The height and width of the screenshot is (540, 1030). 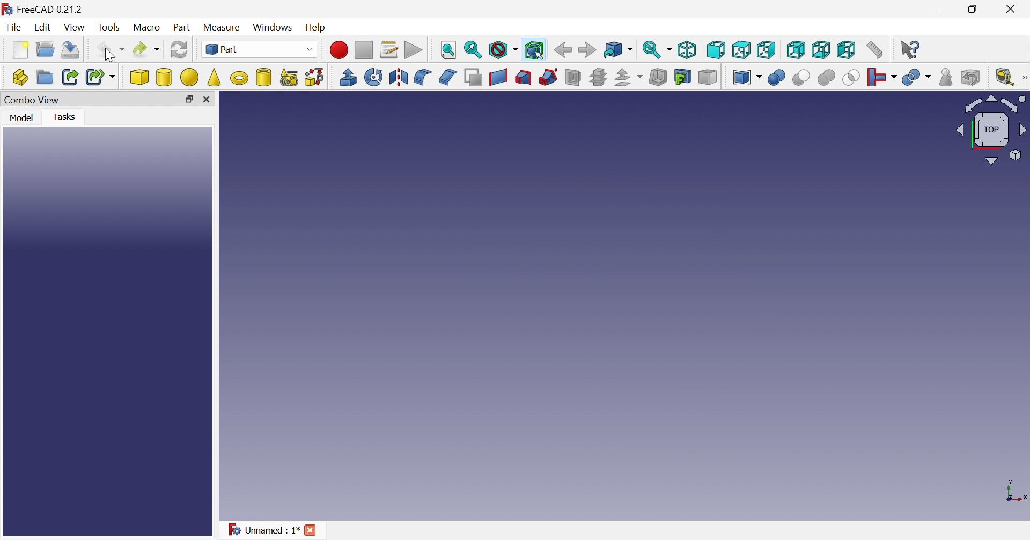 I want to click on Viewing angle, so click(x=992, y=129).